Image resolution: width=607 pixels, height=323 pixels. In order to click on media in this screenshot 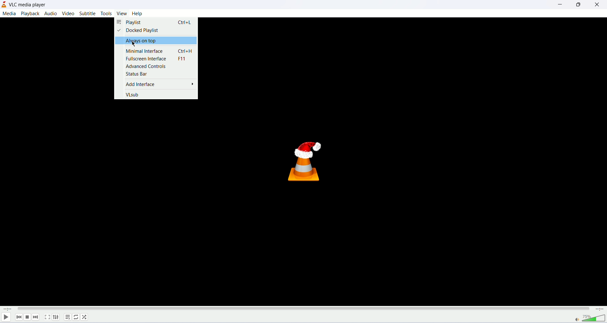, I will do `click(10, 14)`.